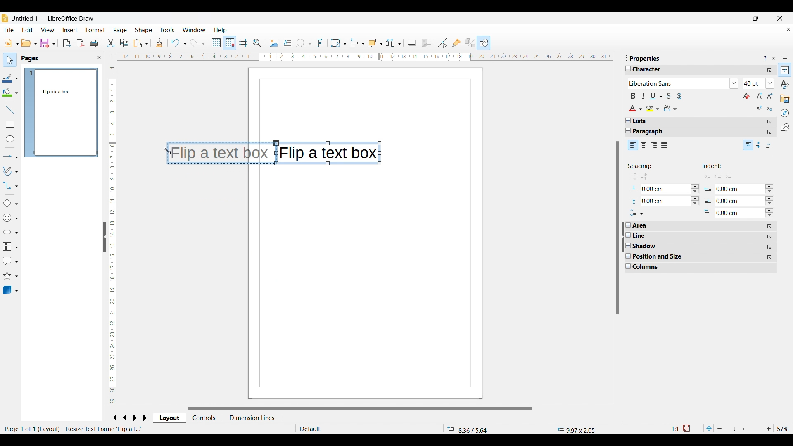 This screenshot has width=793, height=446. I want to click on Click to collapse sidebar, so click(623, 237).